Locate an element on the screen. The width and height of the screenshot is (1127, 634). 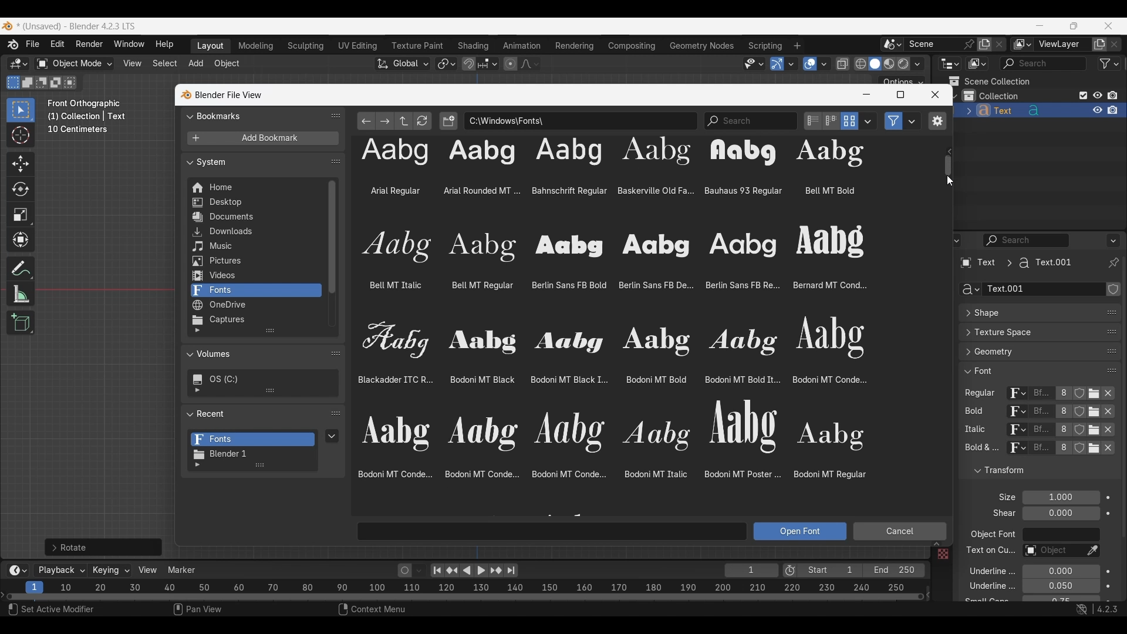
Click to expand Shape is located at coordinates (1027, 313).